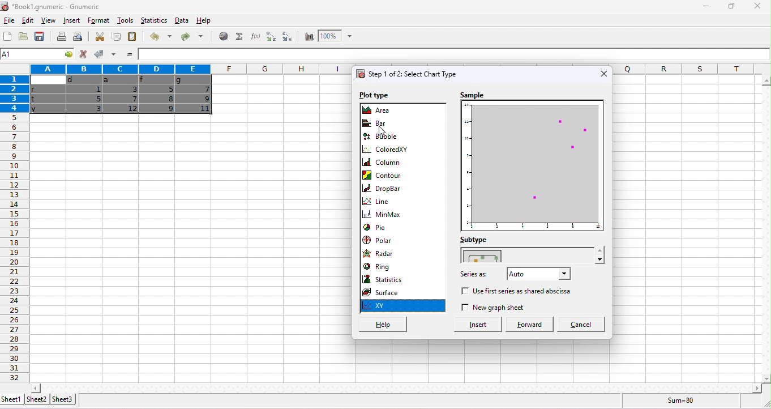  I want to click on insert, so click(472, 324).